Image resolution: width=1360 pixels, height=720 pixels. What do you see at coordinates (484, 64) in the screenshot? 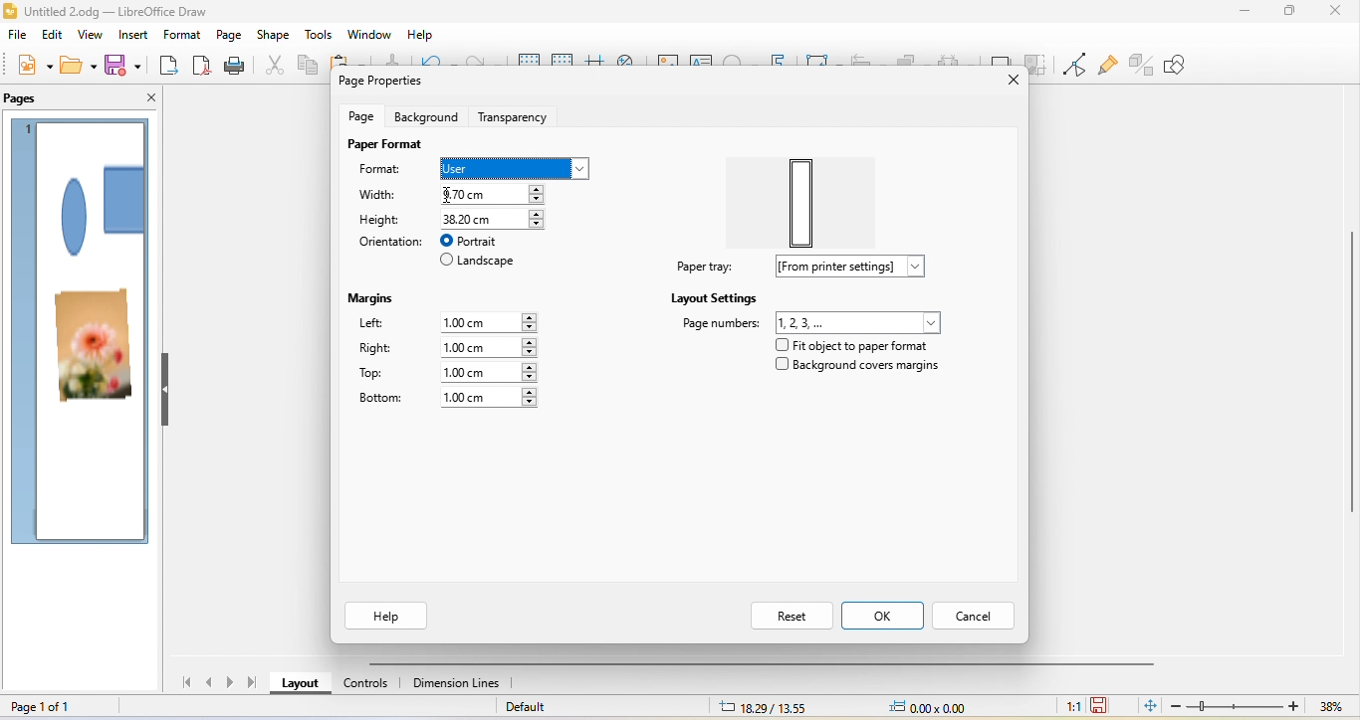
I see `redo` at bounding box center [484, 64].